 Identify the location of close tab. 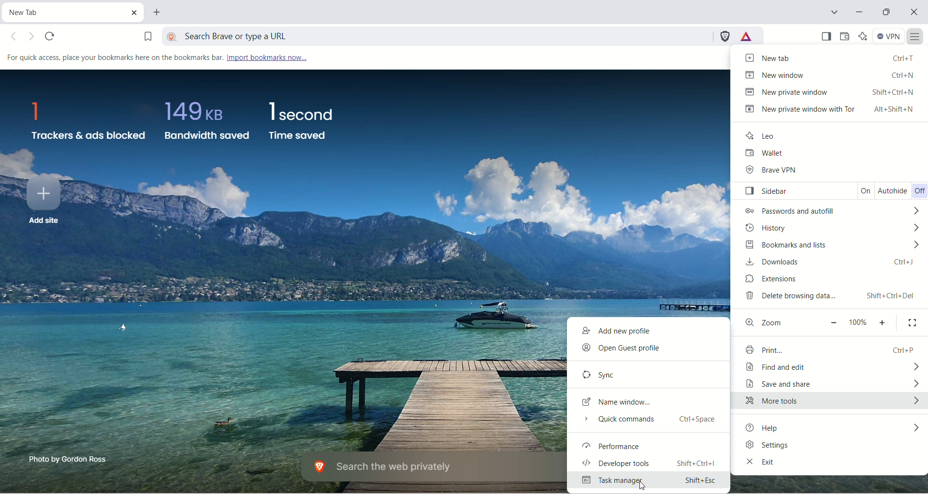
(131, 11).